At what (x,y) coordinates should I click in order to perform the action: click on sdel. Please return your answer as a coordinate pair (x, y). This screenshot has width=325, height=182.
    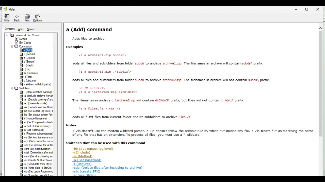
    Looking at the image, I should click on (106, 168).